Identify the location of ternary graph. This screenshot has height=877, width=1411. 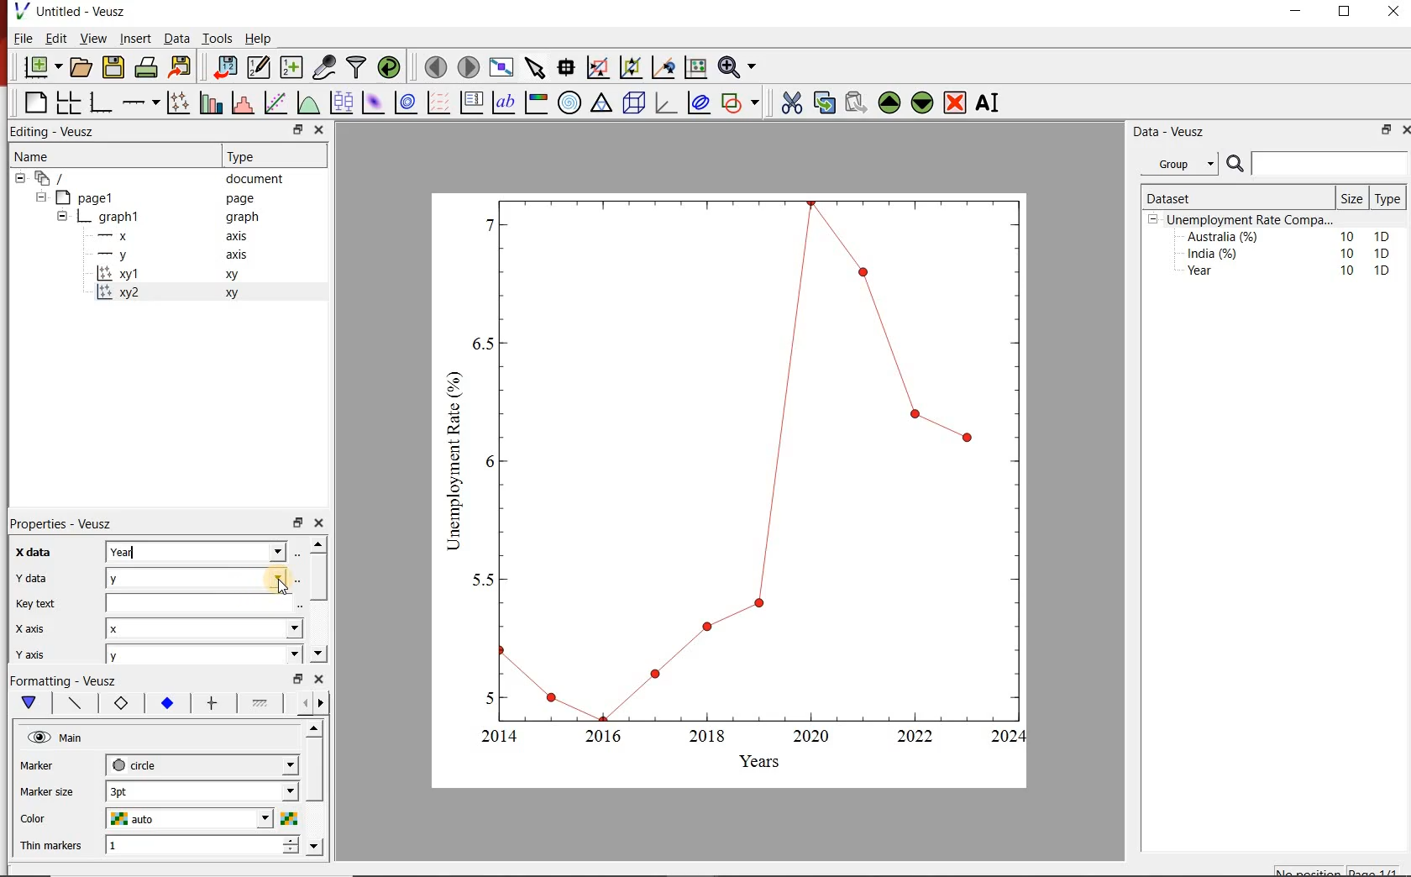
(601, 102).